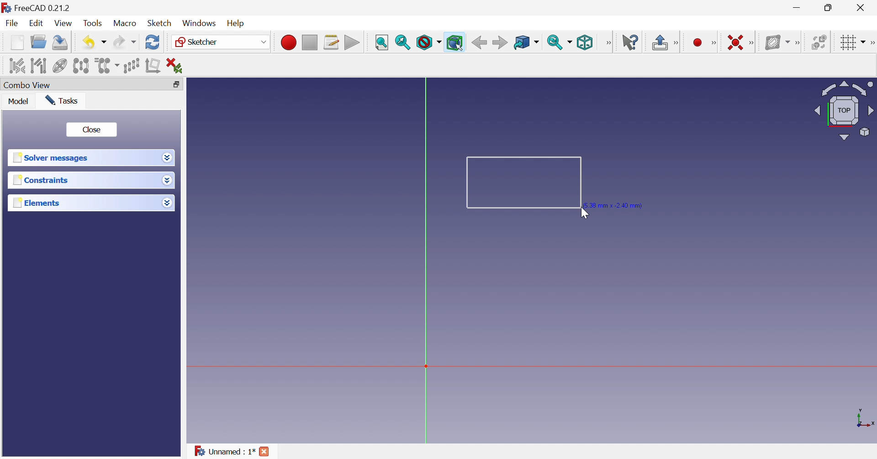  I want to click on Show/hide internal geometry, so click(60, 66).